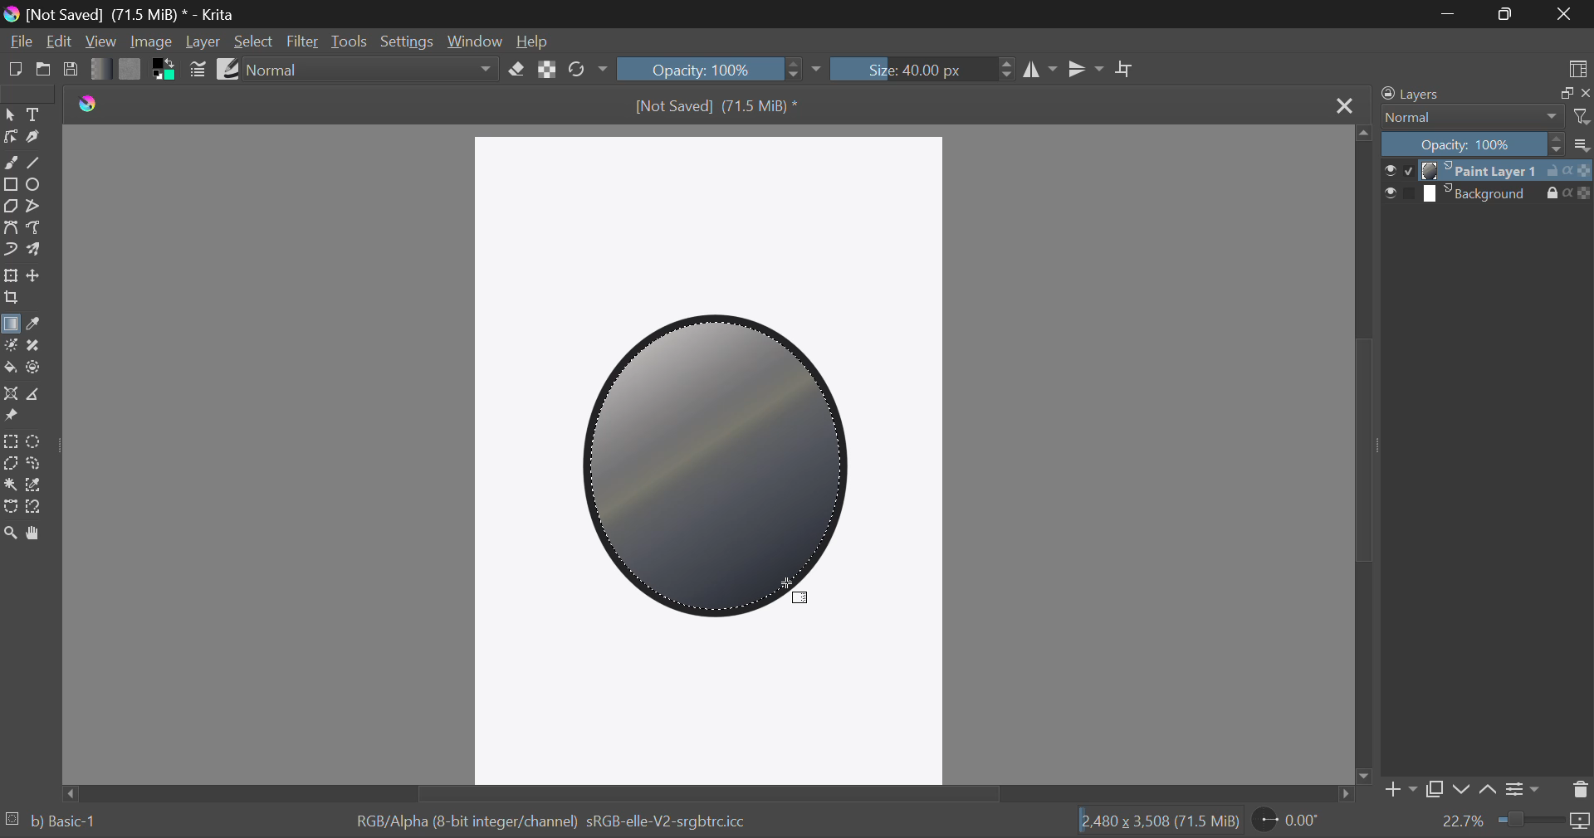 This screenshot has height=838, width=1594. Describe the element at coordinates (1286, 820) in the screenshot. I see `Rotate Page ` at that location.